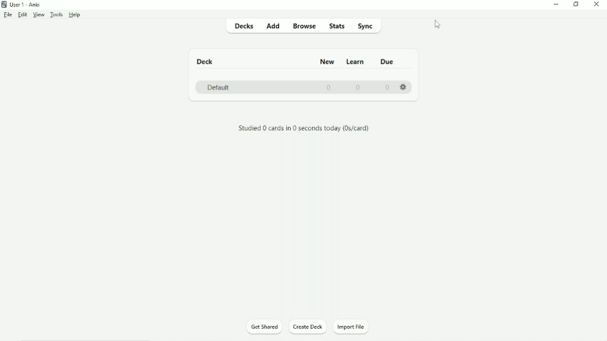 The height and width of the screenshot is (341, 607). I want to click on Sync, so click(370, 26).